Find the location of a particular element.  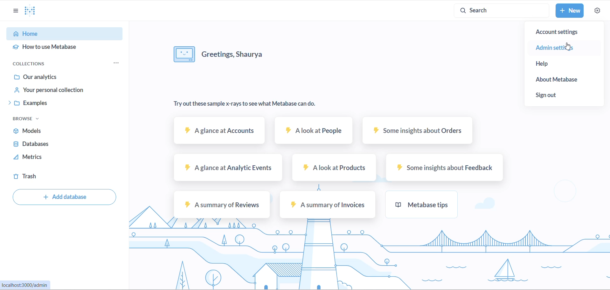

Try out these sample x-rays to see what Metabase can do. is located at coordinates (246, 104).